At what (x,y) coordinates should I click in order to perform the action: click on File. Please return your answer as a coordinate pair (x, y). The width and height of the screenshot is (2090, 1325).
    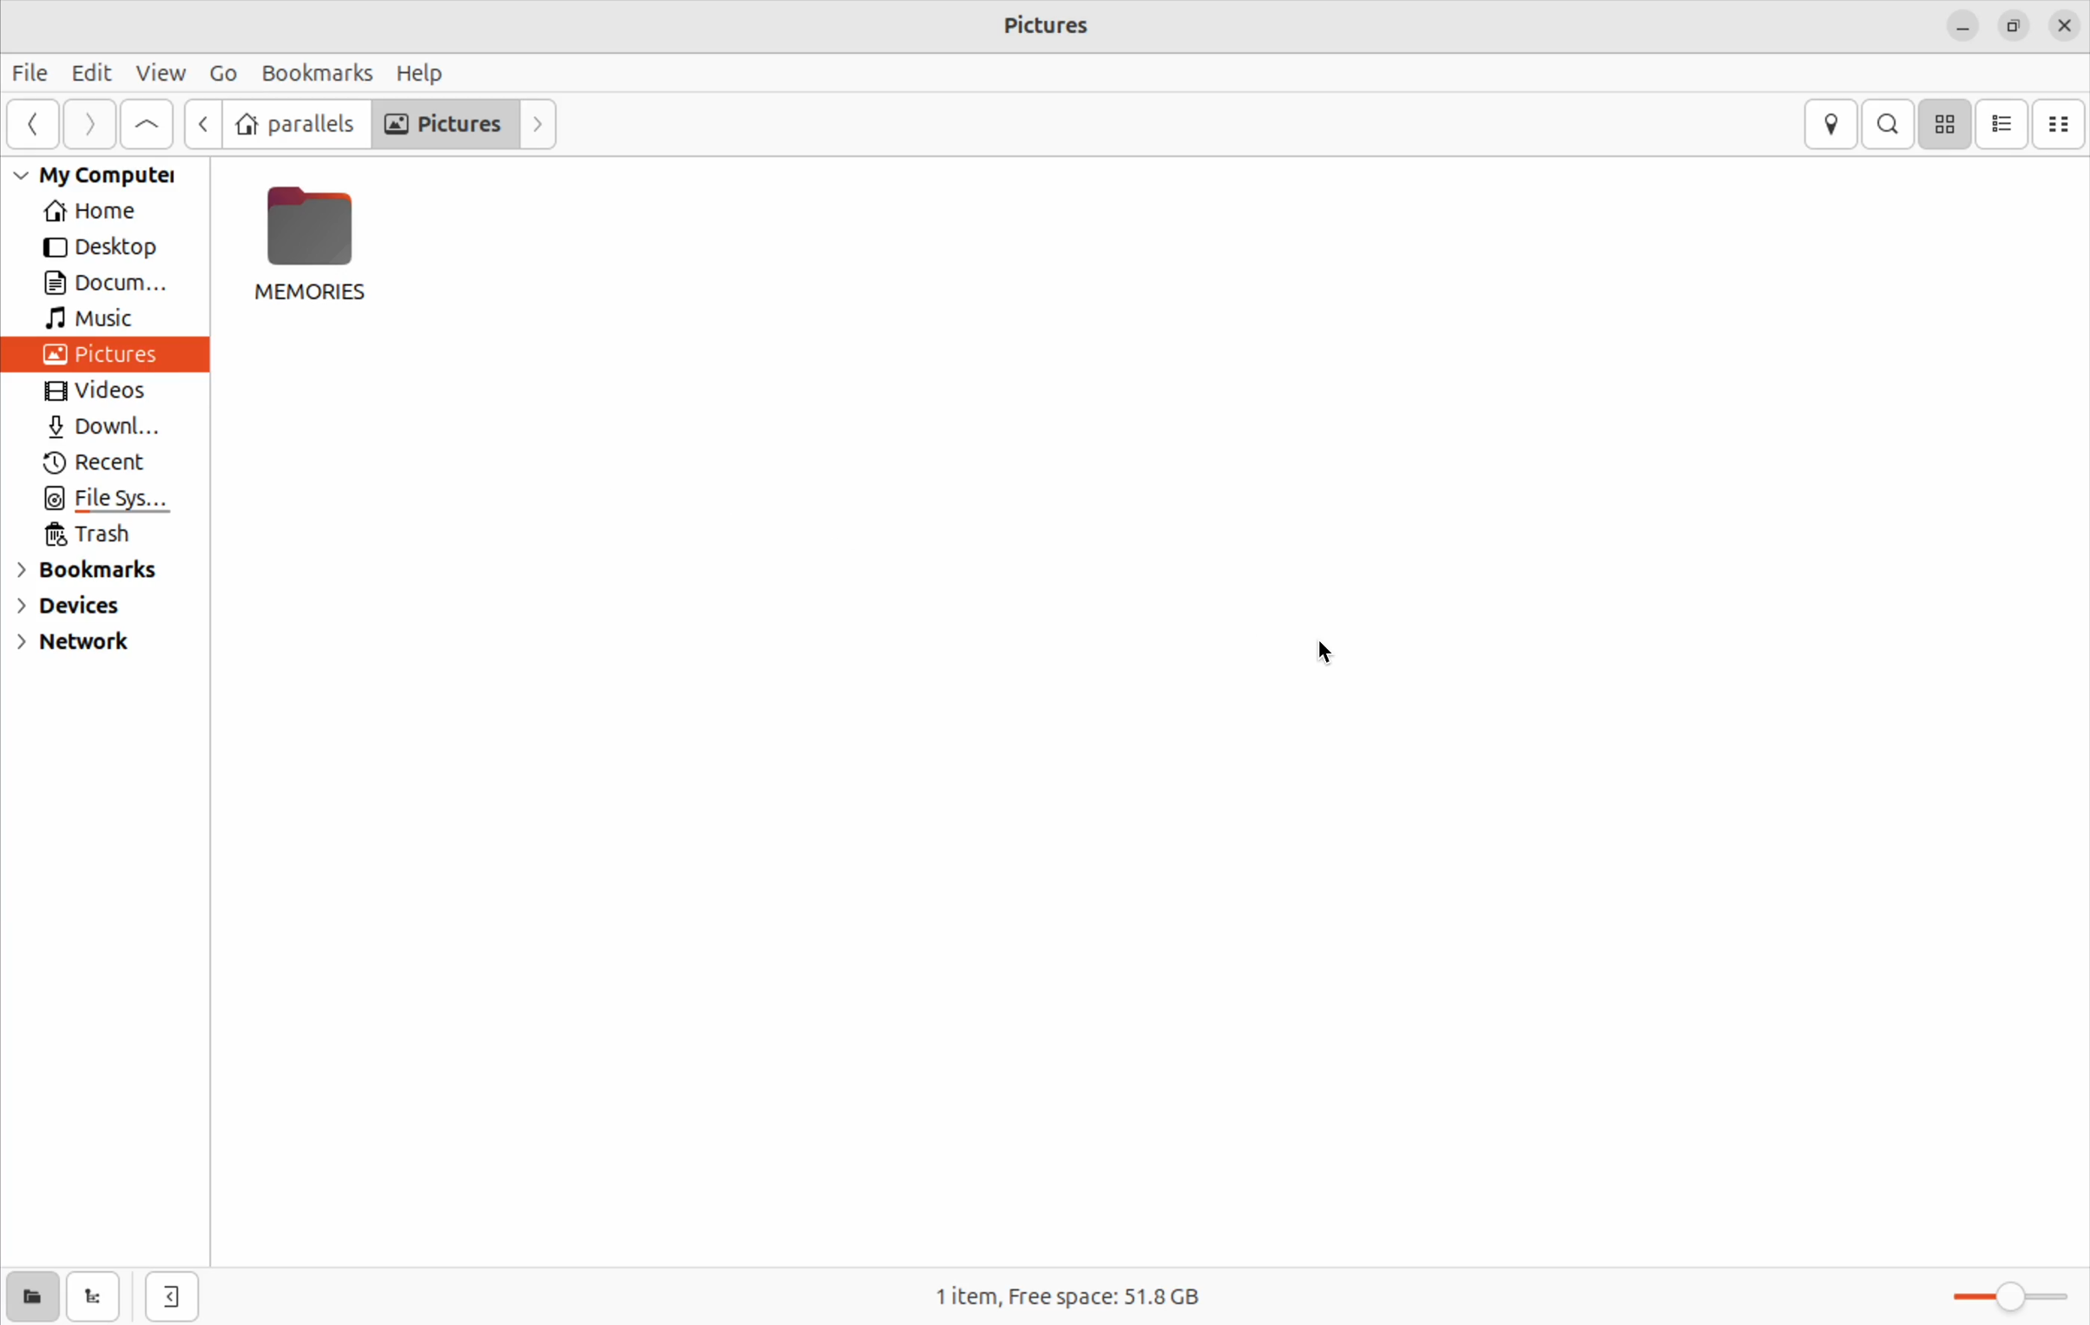
    Looking at the image, I should click on (33, 72).